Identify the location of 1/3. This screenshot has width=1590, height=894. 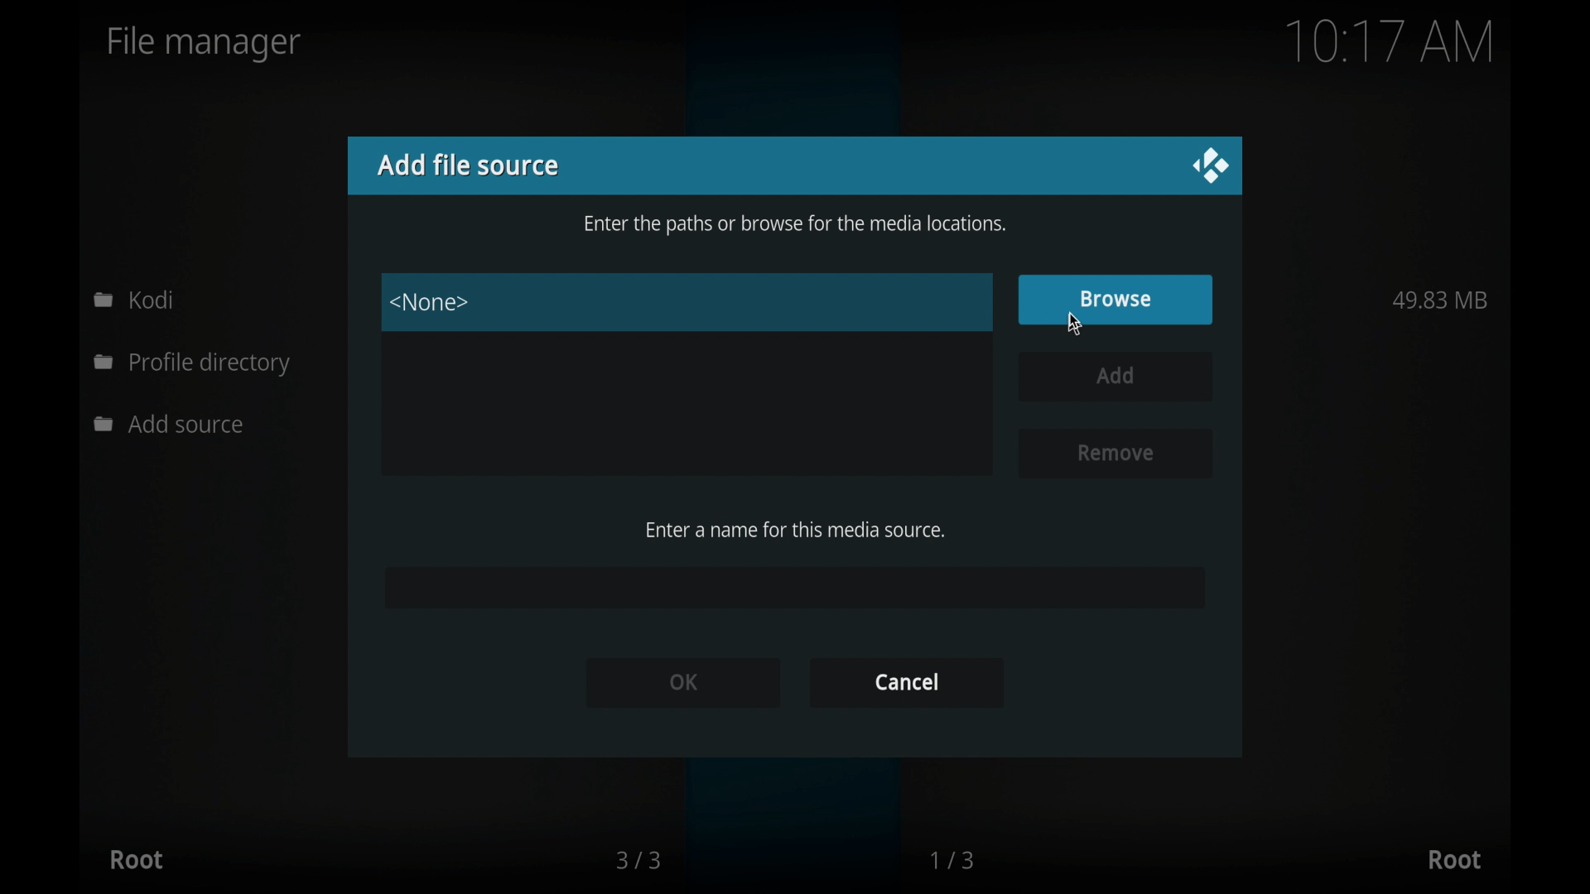
(954, 860).